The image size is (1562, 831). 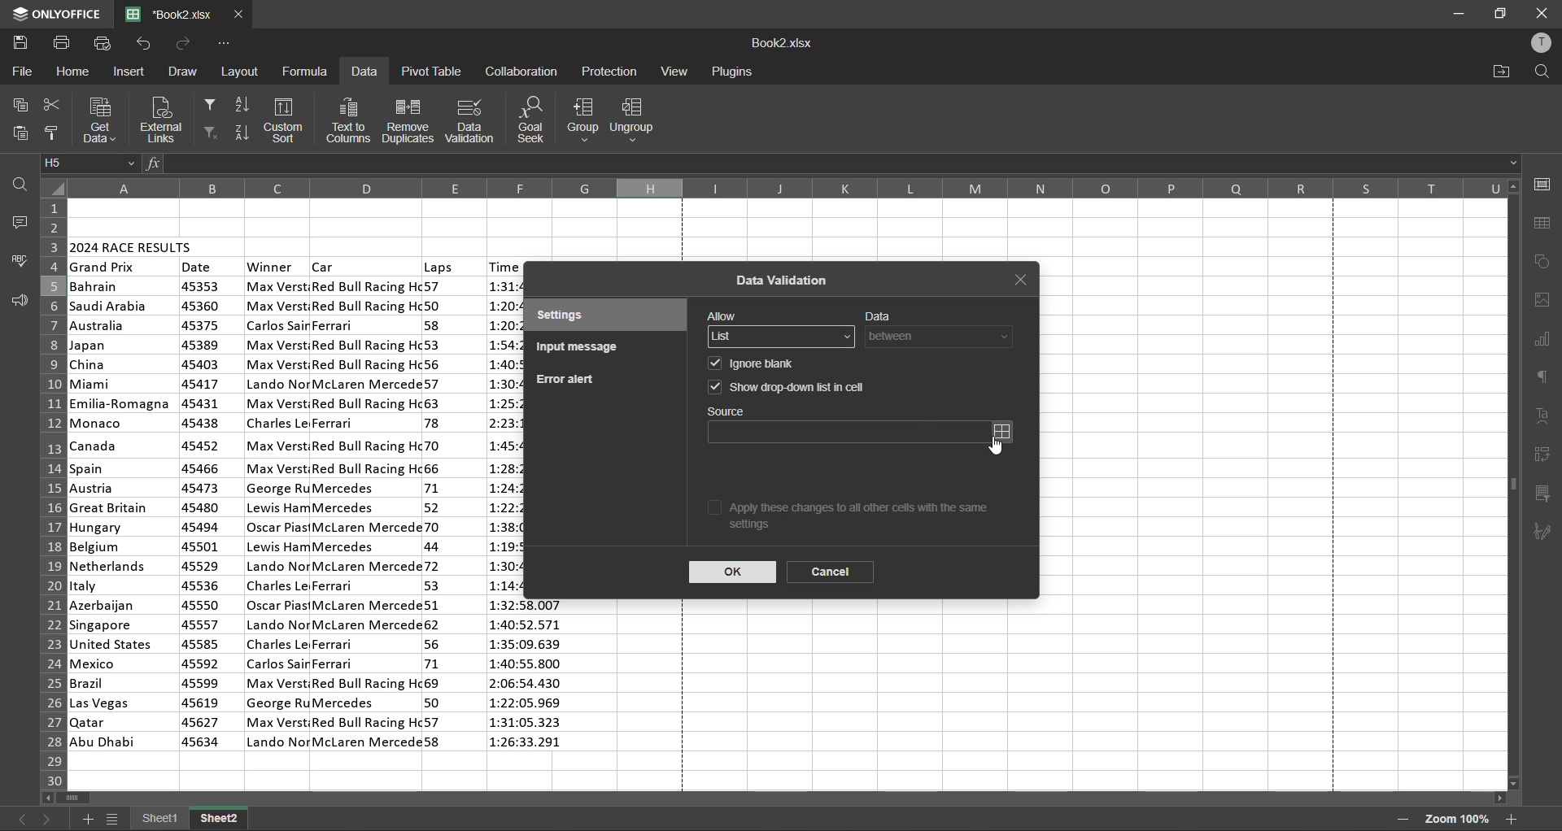 What do you see at coordinates (308, 70) in the screenshot?
I see `formula` at bounding box center [308, 70].